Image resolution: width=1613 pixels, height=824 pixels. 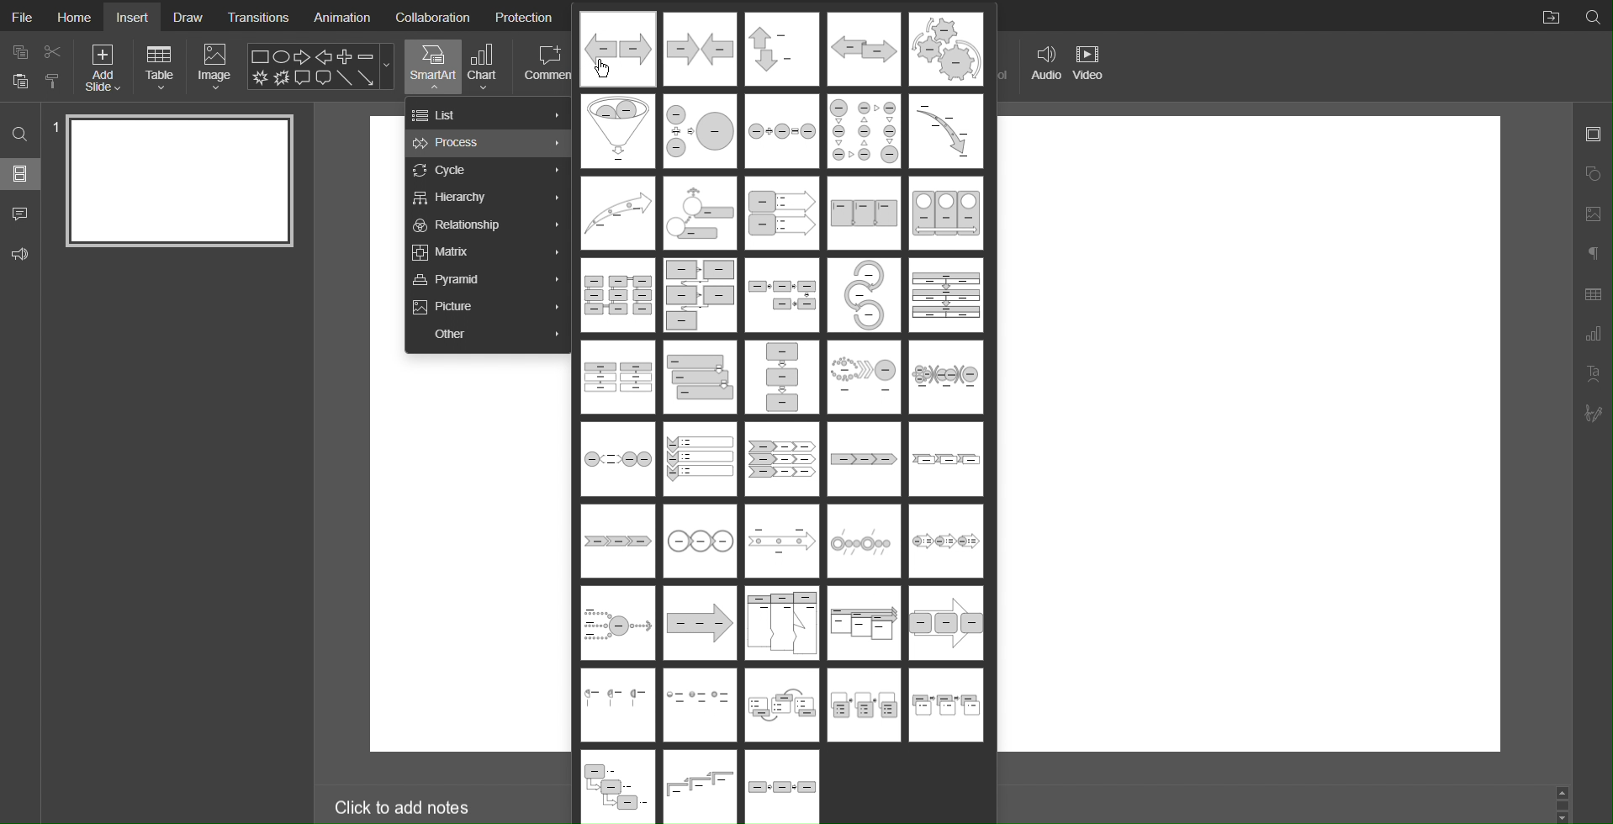 What do you see at coordinates (784, 129) in the screenshot?
I see `Process Template 8` at bounding box center [784, 129].